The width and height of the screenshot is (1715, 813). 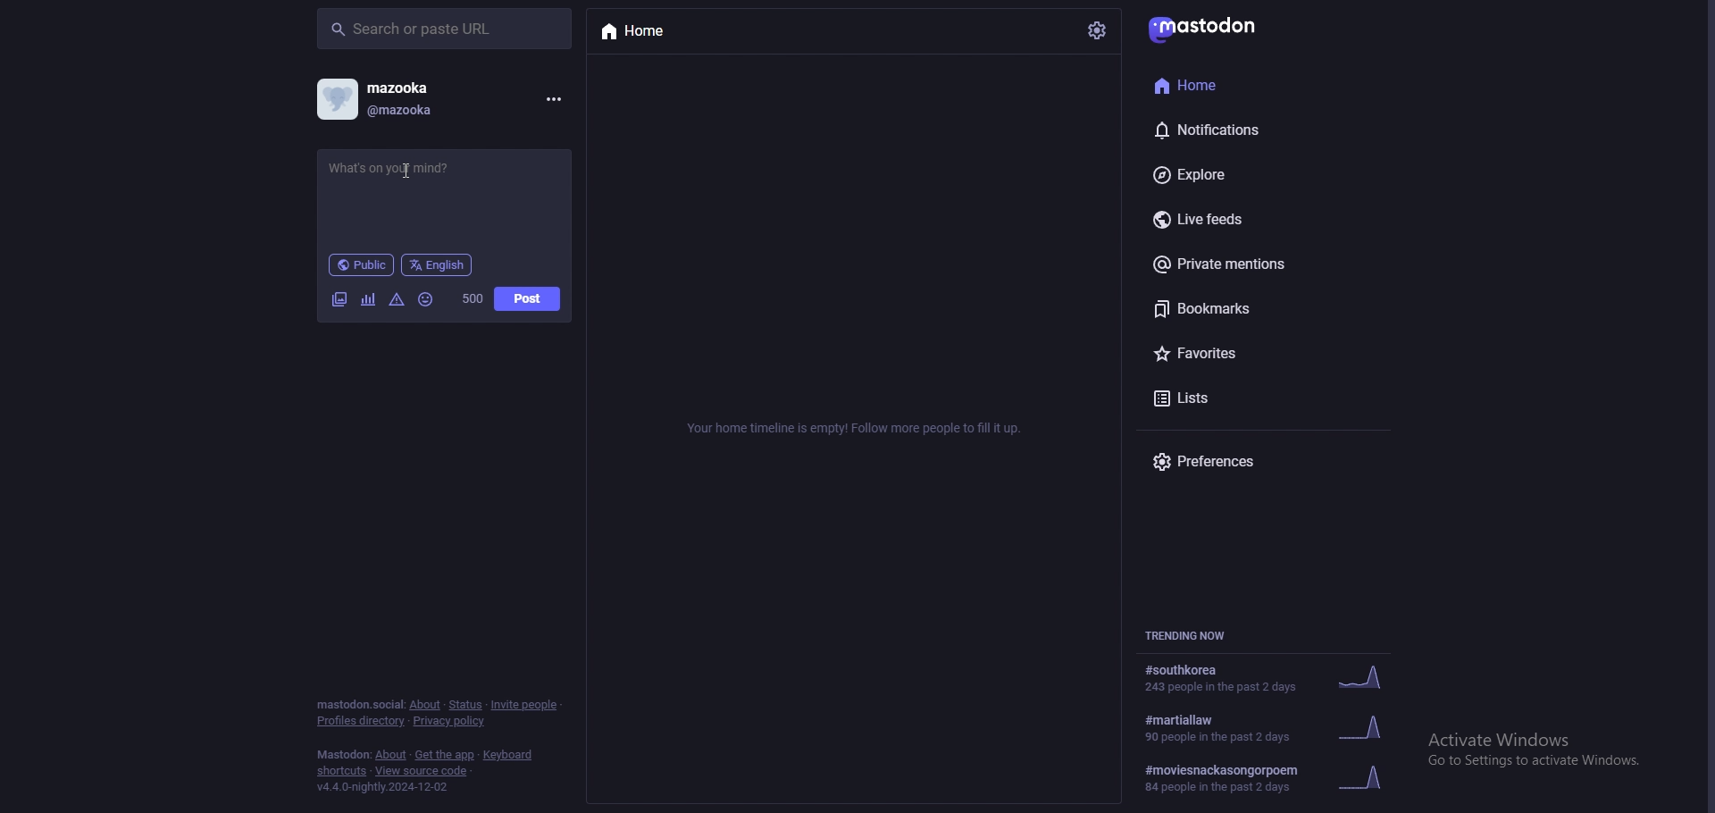 What do you see at coordinates (1233, 308) in the screenshot?
I see `bookmarks` at bounding box center [1233, 308].